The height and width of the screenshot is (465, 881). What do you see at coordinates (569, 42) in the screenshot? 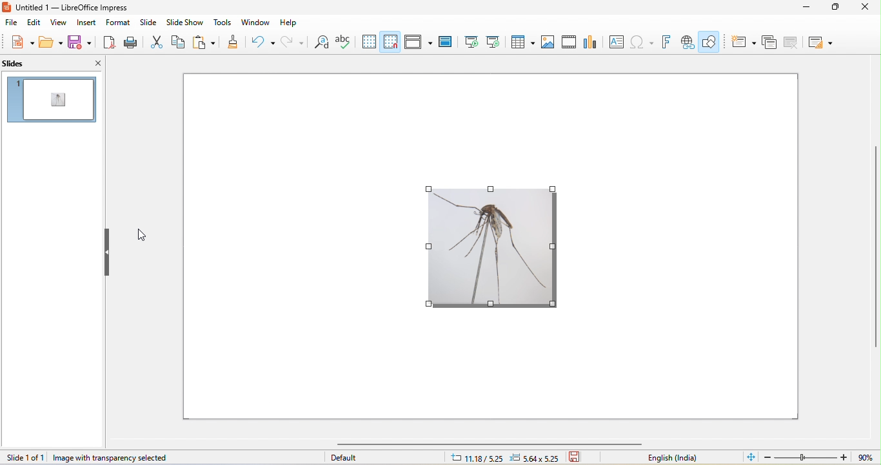
I see `media` at bounding box center [569, 42].